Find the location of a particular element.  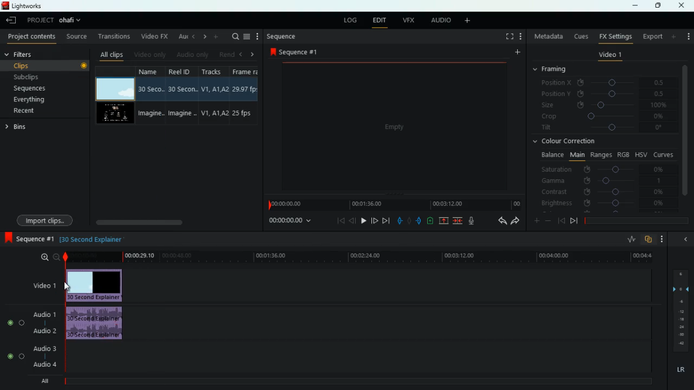

subclips is located at coordinates (42, 76).